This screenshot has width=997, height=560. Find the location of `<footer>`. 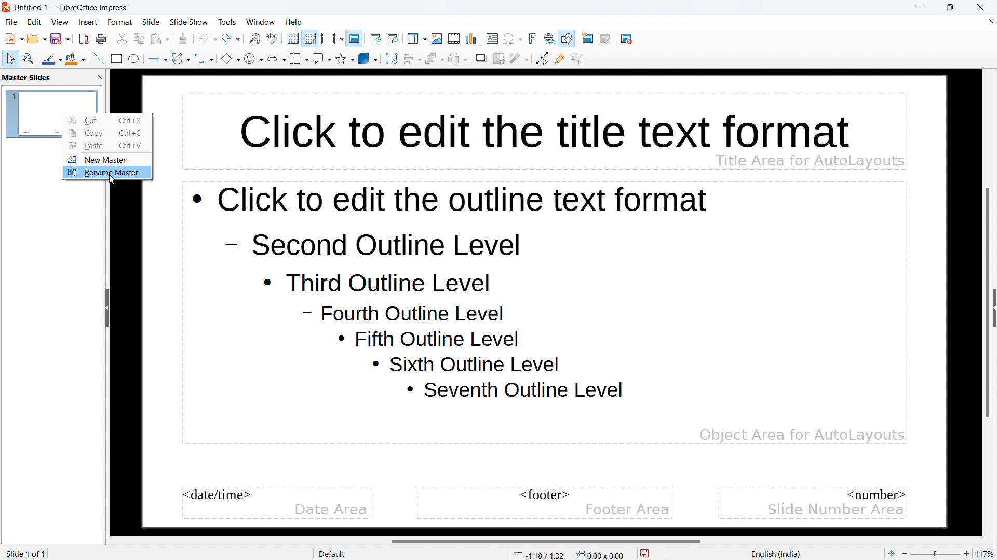

<footer> is located at coordinates (541, 496).